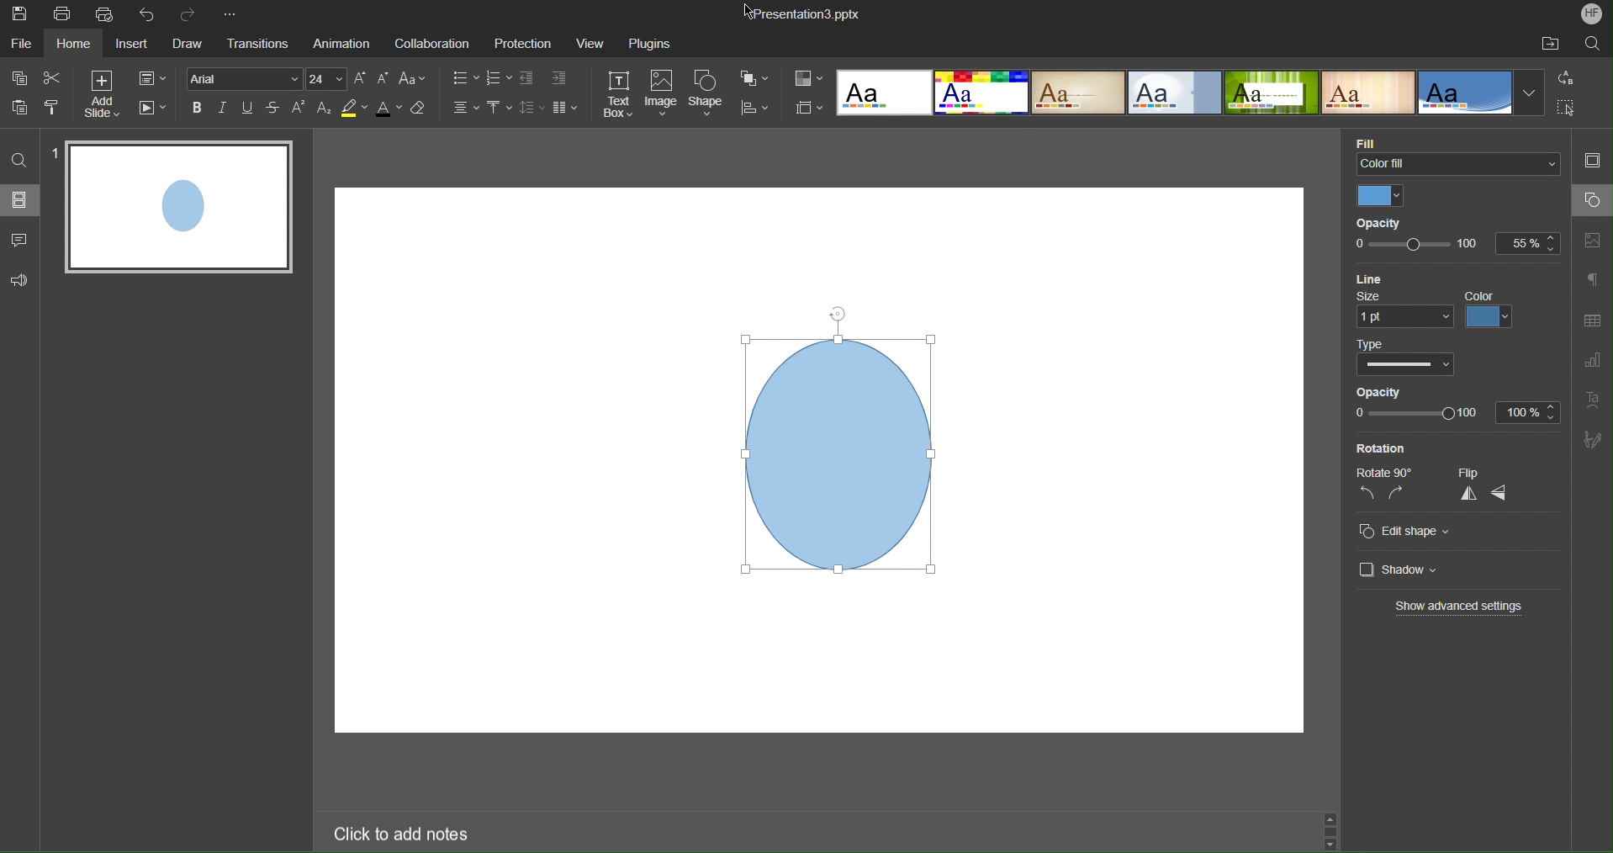 The image size is (1613, 853). What do you see at coordinates (808, 77) in the screenshot?
I see `Color Options` at bounding box center [808, 77].